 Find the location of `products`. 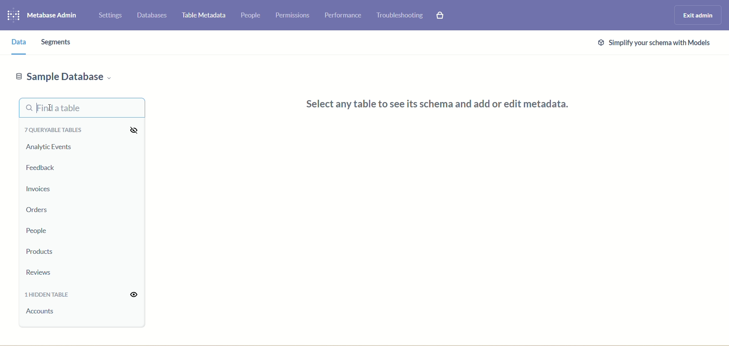

products is located at coordinates (44, 253).